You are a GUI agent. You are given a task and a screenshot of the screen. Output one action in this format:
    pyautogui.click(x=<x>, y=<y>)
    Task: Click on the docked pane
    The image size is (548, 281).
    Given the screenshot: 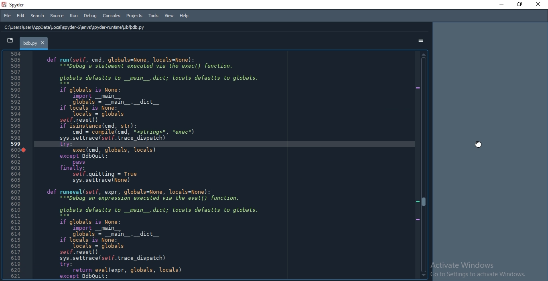 What is the action you would take?
    pyautogui.click(x=489, y=152)
    